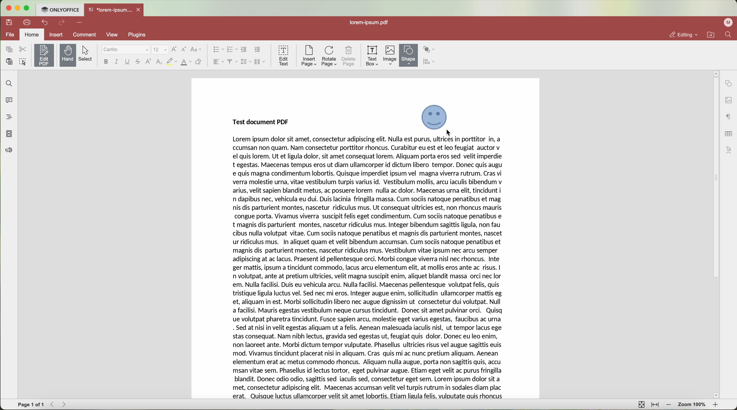  What do you see at coordinates (183, 49) in the screenshot?
I see `decrement font size` at bounding box center [183, 49].